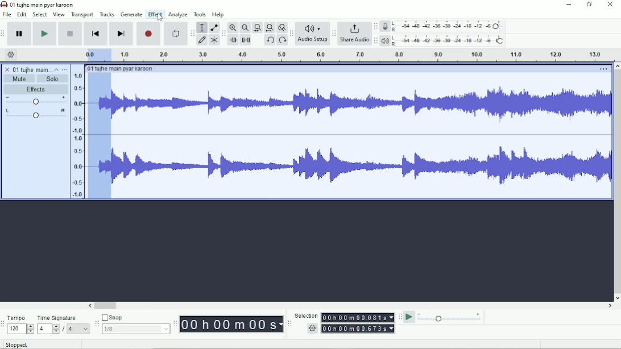 The width and height of the screenshot is (621, 349). Describe the element at coordinates (288, 324) in the screenshot. I see `Audacity selection toolbar` at that location.